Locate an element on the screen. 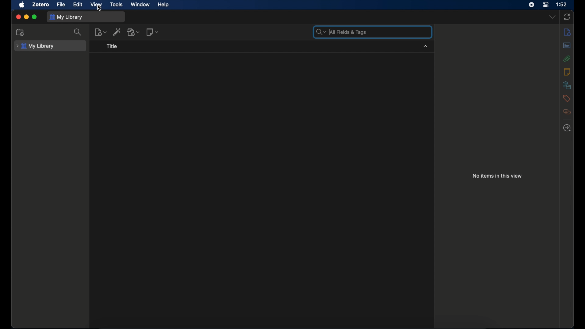  no items  in this view is located at coordinates (498, 175).